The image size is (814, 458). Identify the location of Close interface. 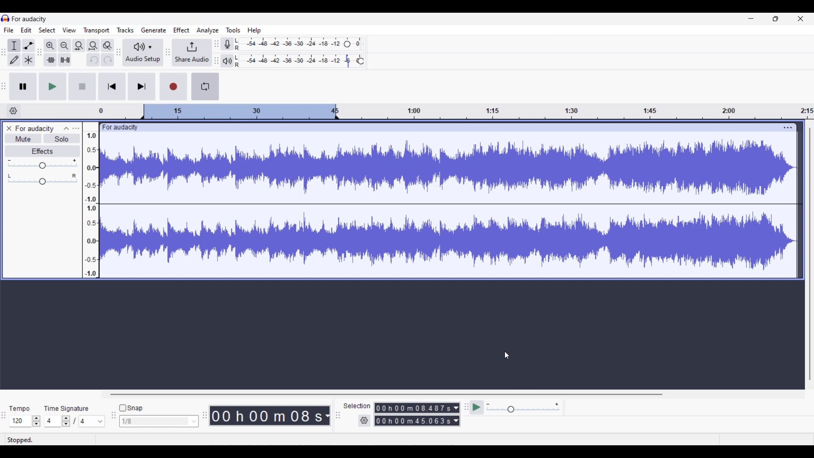
(800, 19).